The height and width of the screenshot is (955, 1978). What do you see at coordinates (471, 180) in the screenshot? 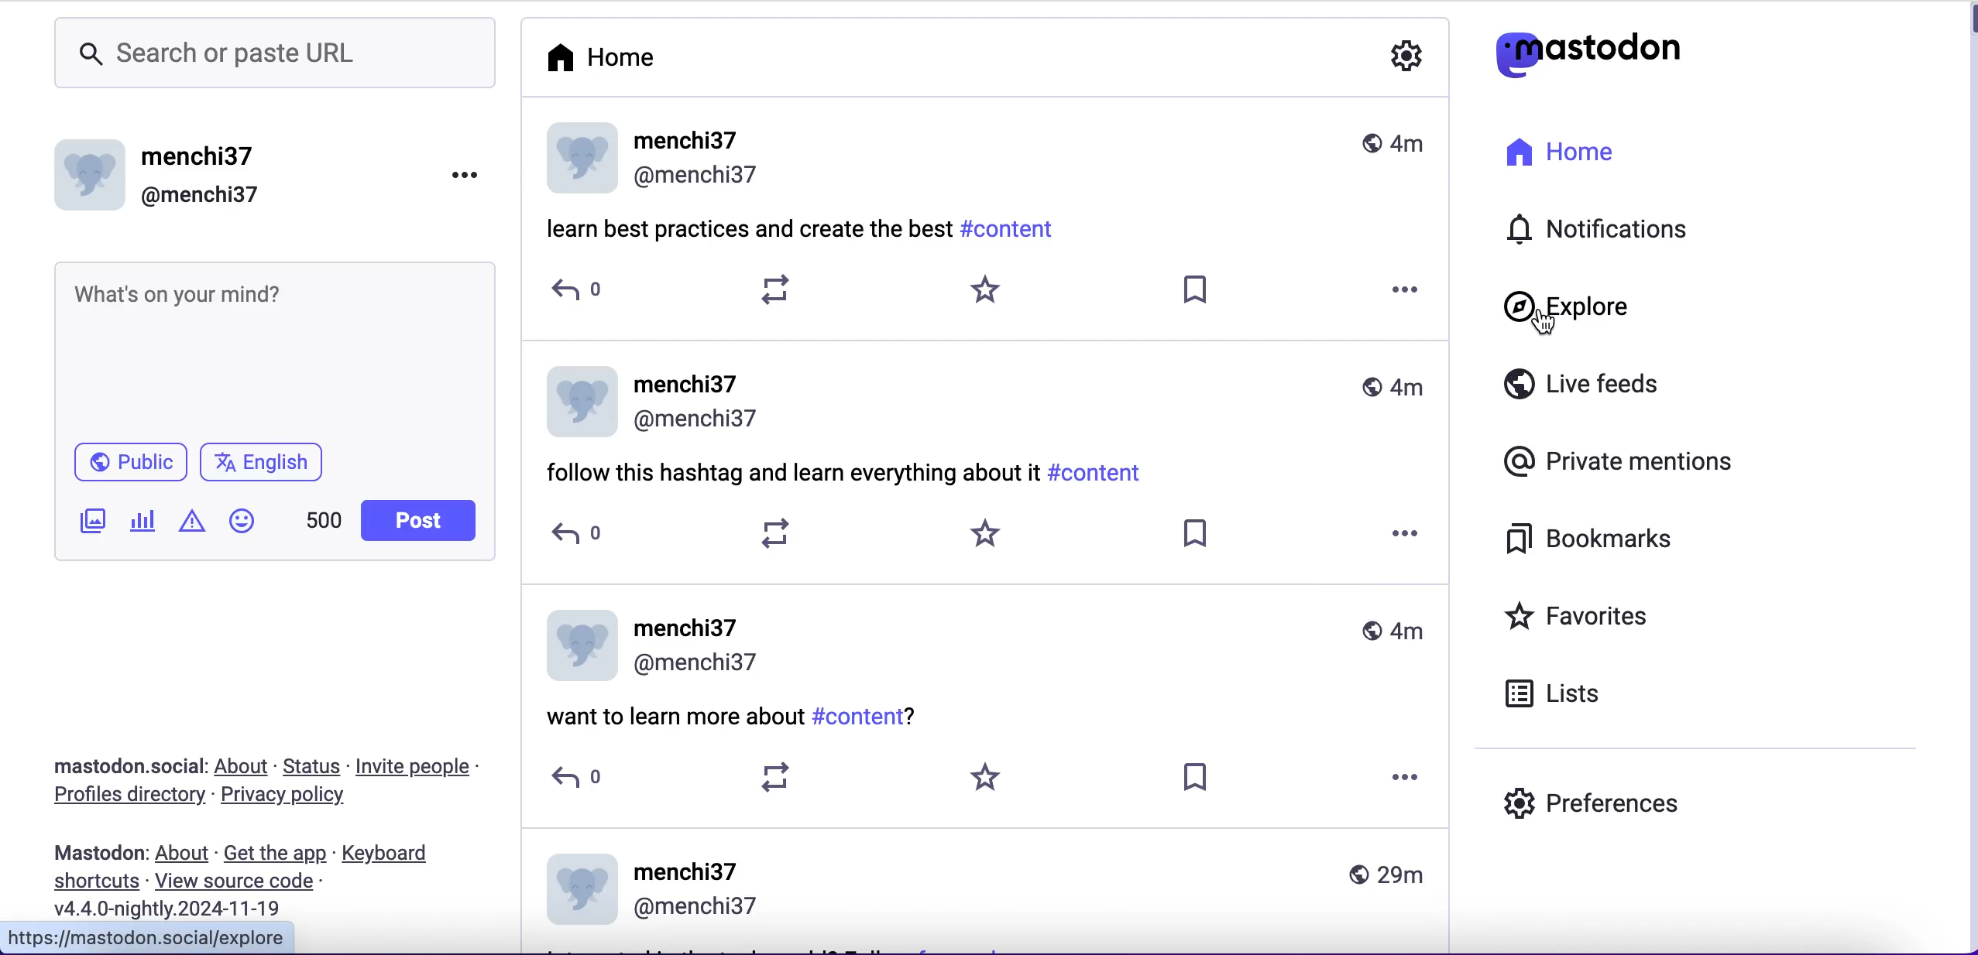
I see `options` at bounding box center [471, 180].